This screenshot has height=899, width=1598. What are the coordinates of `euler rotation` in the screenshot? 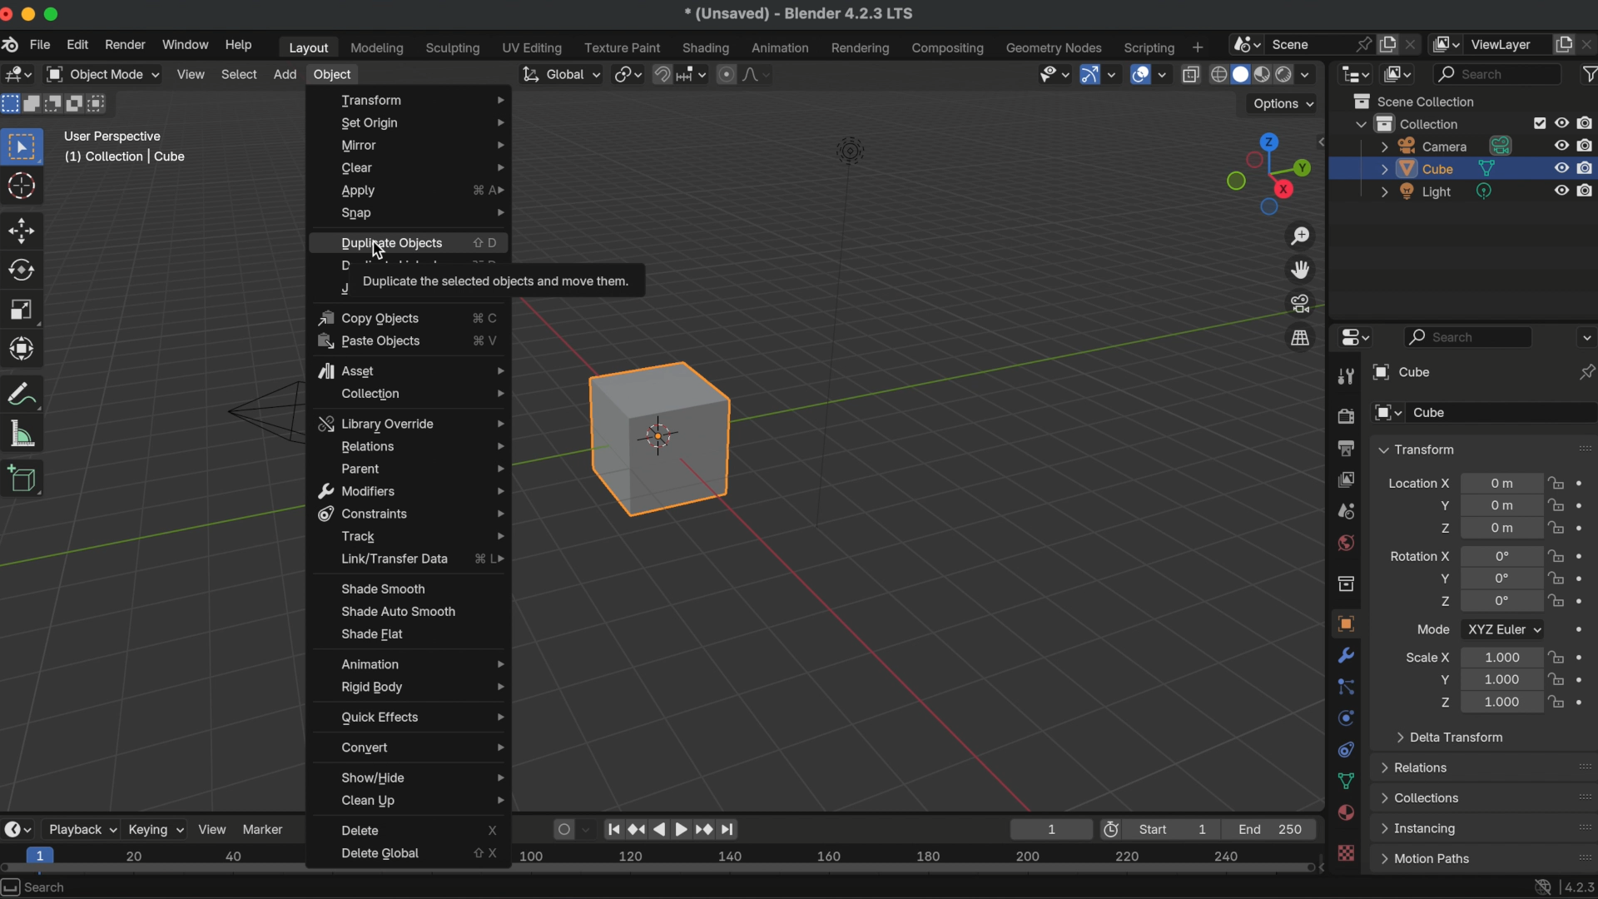 It's located at (1501, 603).